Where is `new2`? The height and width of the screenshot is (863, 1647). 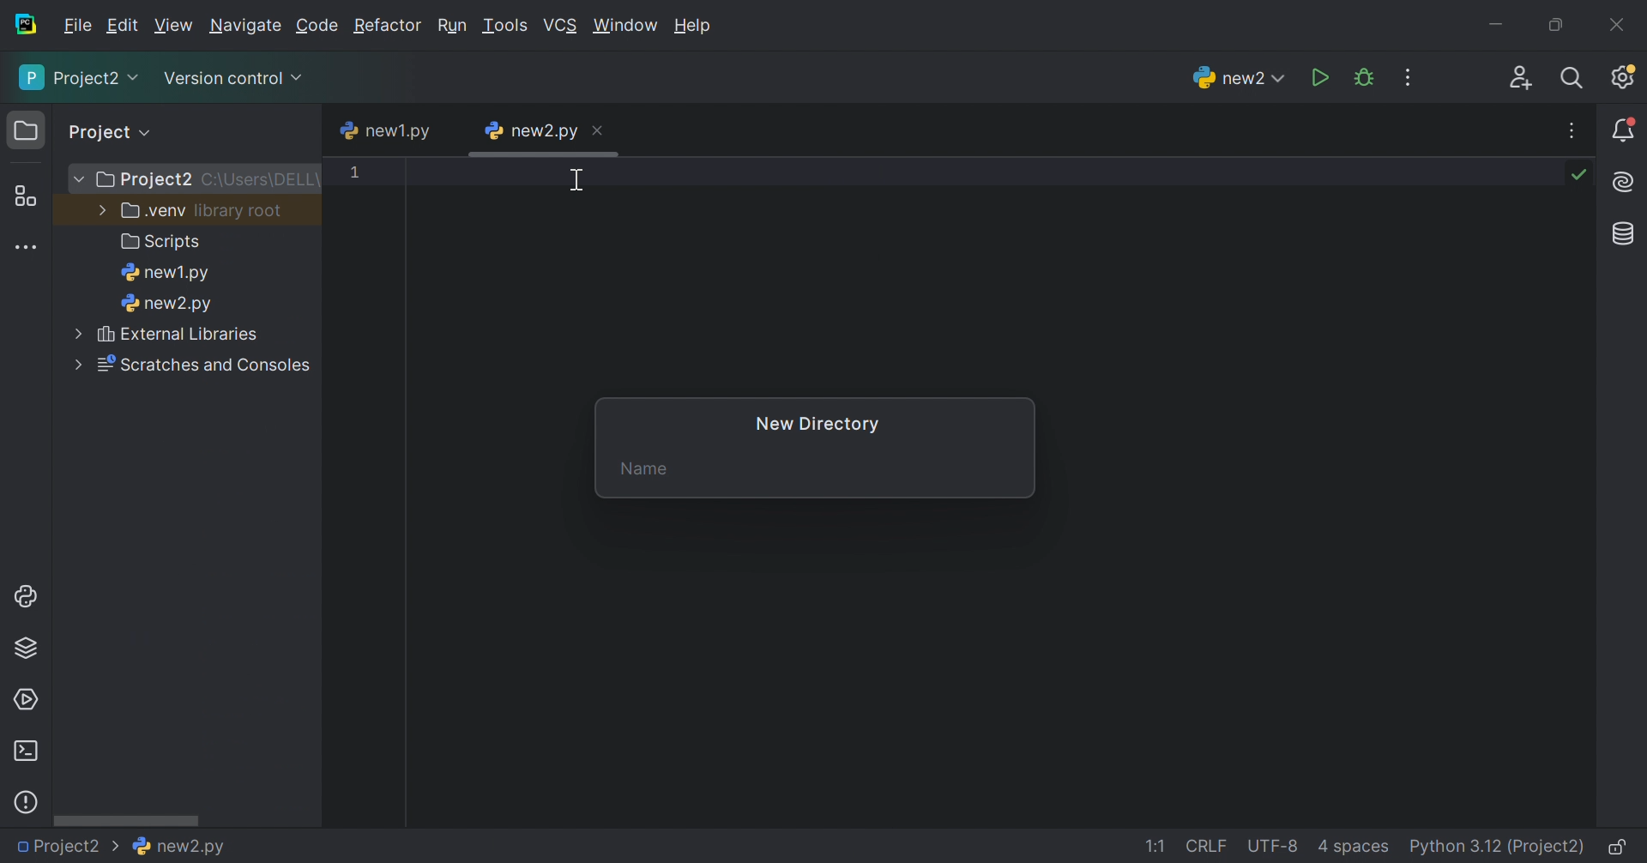 new2 is located at coordinates (1241, 76).